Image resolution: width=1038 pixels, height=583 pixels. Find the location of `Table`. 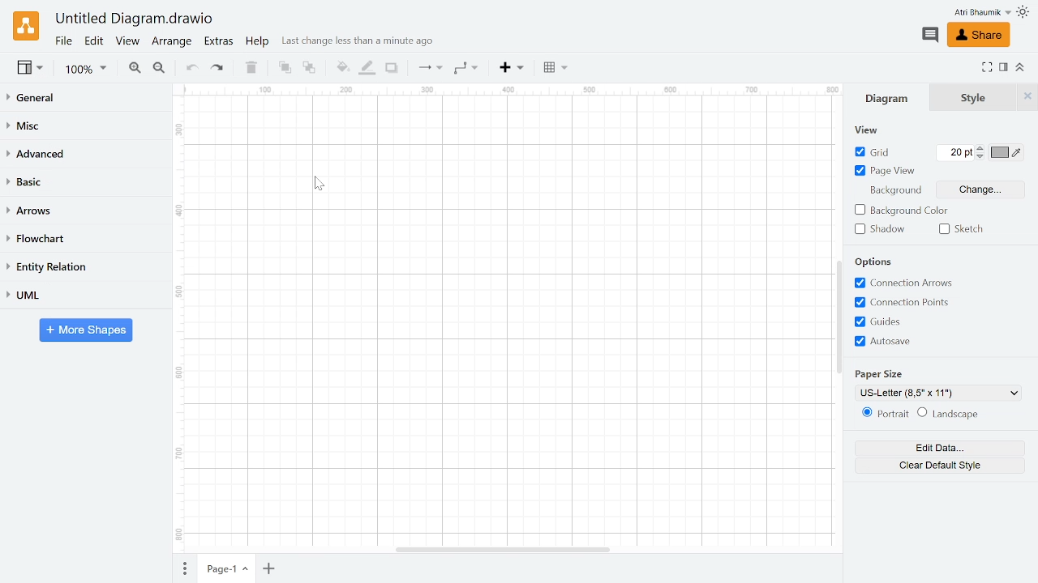

Table is located at coordinates (553, 67).